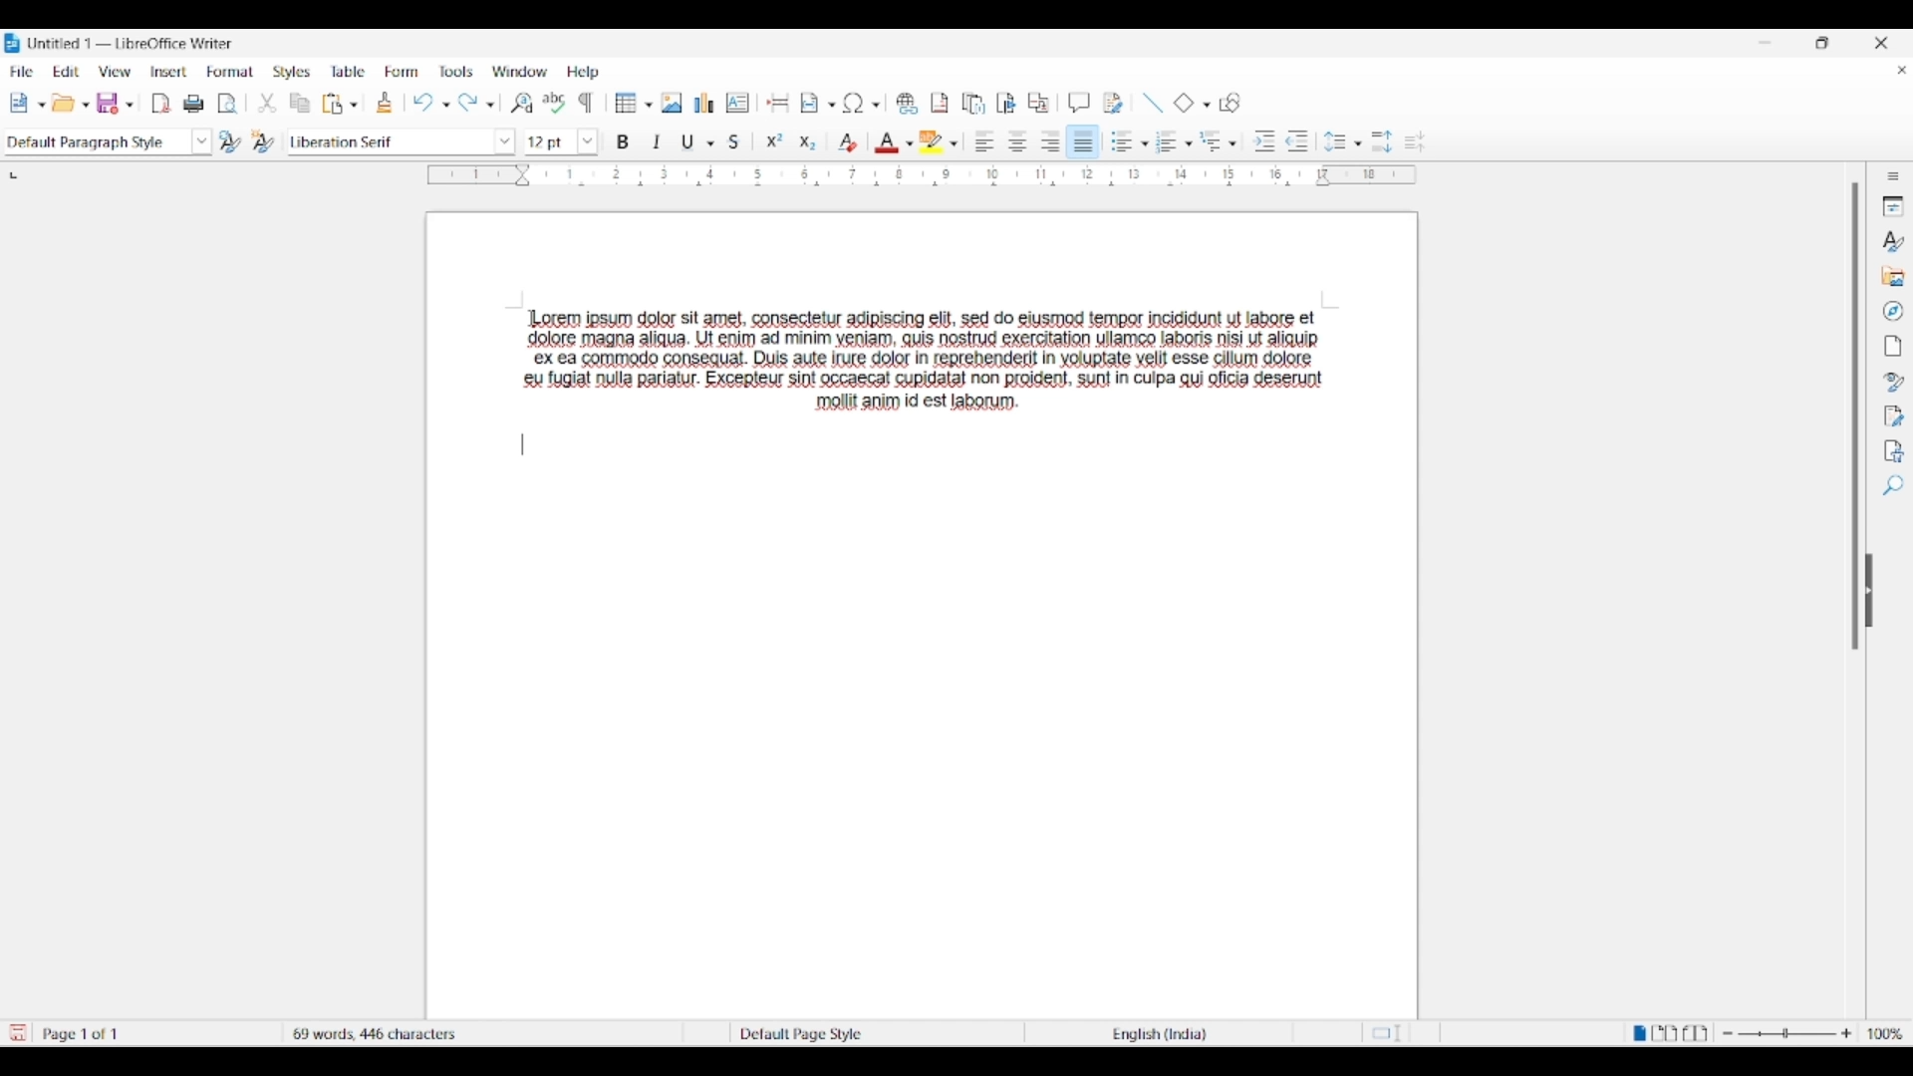  I want to click on Show interface in a smaller tab, so click(1821, 42).